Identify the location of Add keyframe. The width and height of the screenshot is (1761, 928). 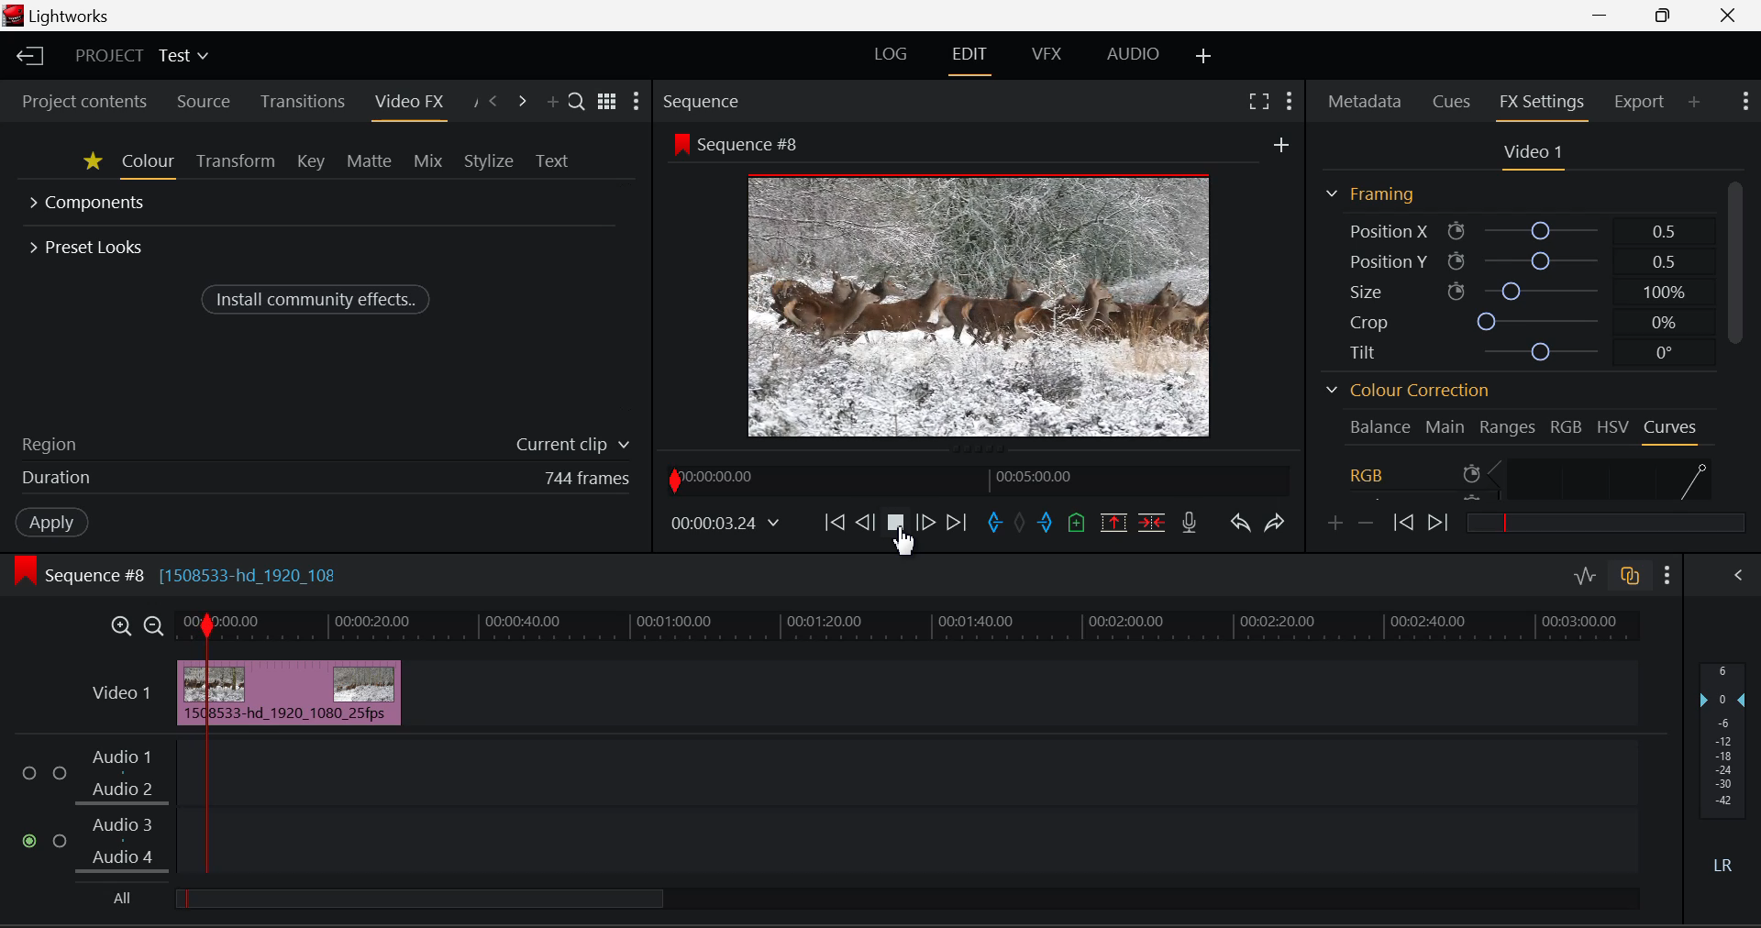
(1333, 525).